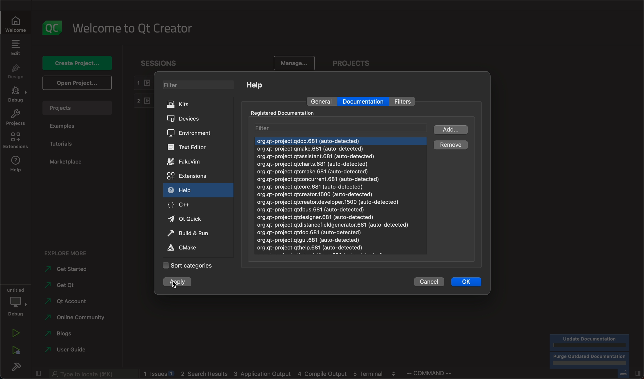  I want to click on cursor, so click(175, 285).